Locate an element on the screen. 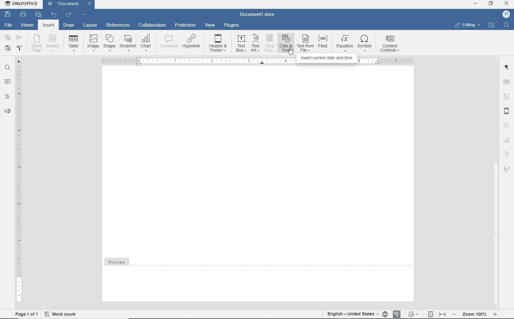  redo is located at coordinates (69, 15).